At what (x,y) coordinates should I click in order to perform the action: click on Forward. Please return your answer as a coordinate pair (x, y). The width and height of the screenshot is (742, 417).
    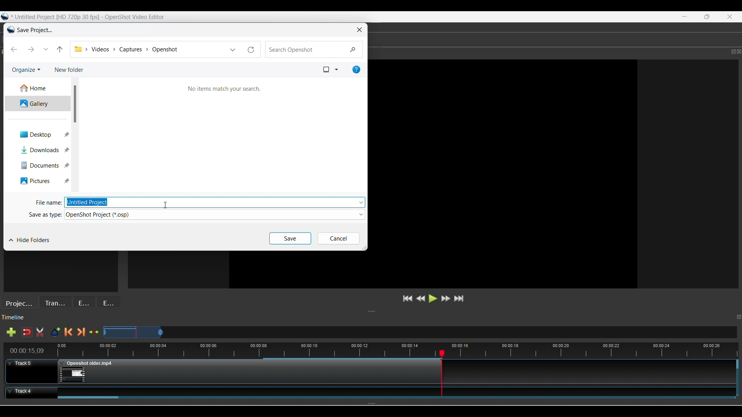
    Looking at the image, I should click on (31, 49).